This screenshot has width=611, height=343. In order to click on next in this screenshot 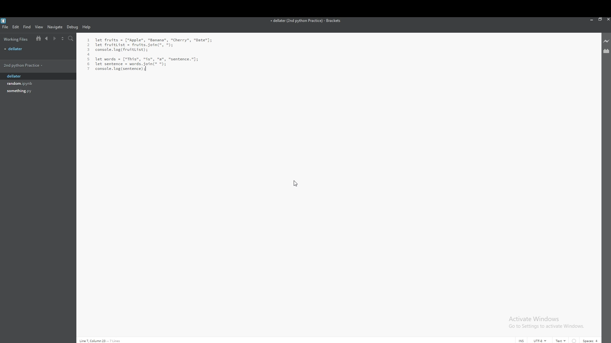, I will do `click(55, 39)`.